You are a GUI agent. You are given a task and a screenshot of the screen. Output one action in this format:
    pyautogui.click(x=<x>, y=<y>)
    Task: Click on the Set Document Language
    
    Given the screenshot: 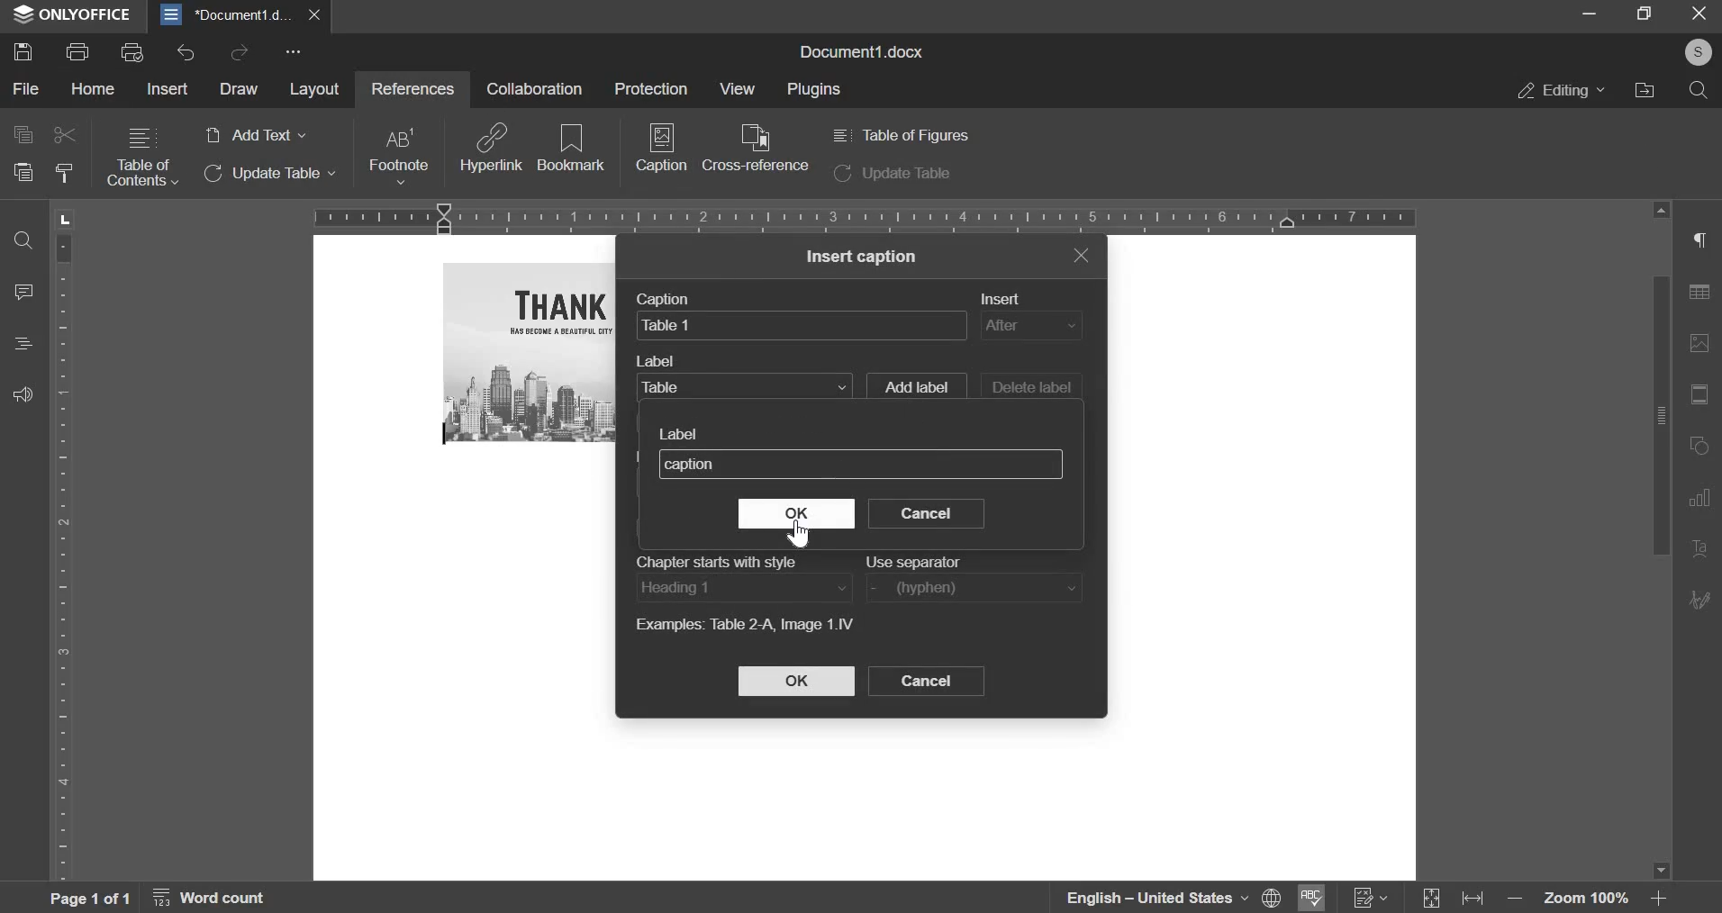 What is the action you would take?
    pyautogui.click(x=1272, y=897)
    